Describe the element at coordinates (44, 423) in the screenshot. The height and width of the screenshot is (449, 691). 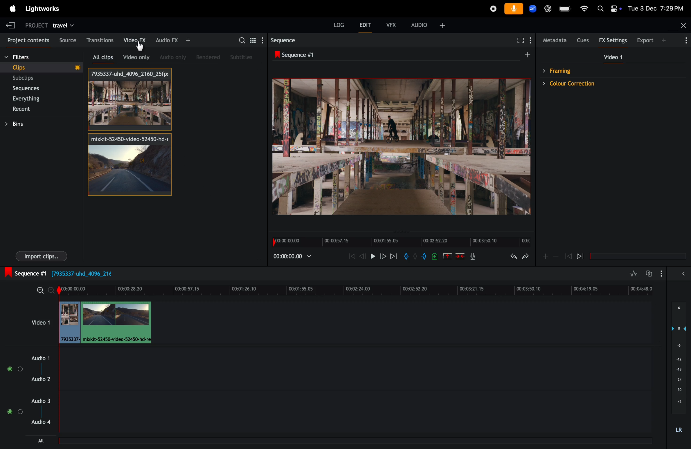
I see `audio 4` at that location.